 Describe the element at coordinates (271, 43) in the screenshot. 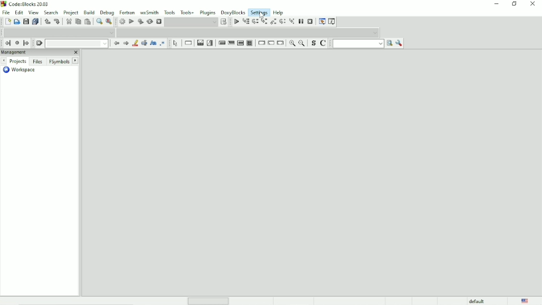

I see `Continue instruction` at that location.